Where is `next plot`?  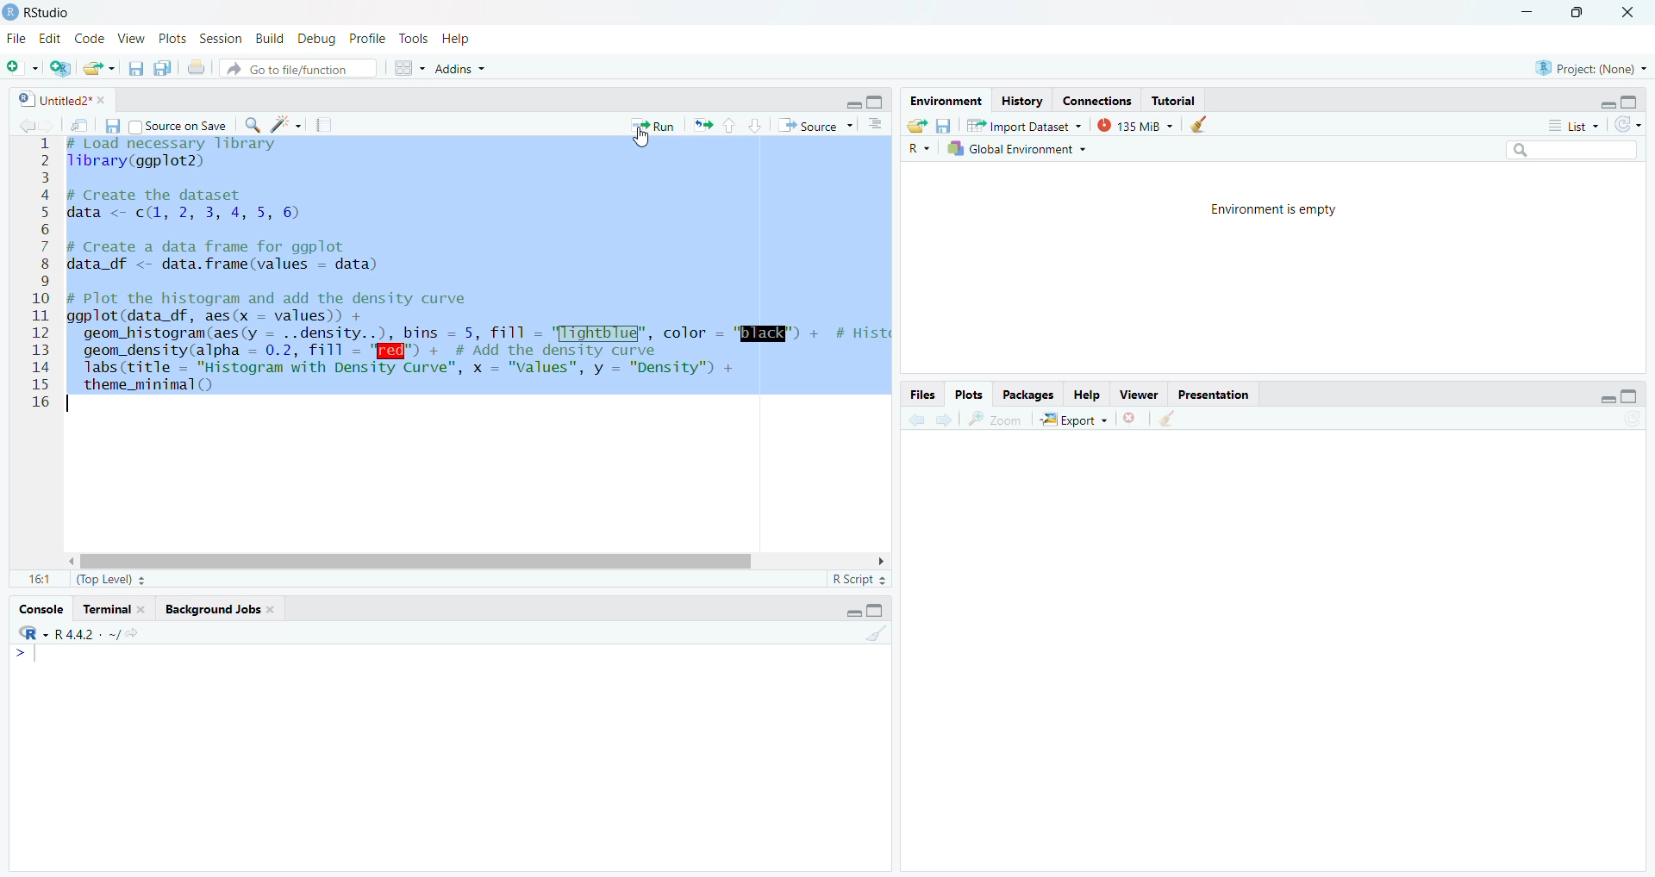 next plot is located at coordinates (943, 420).